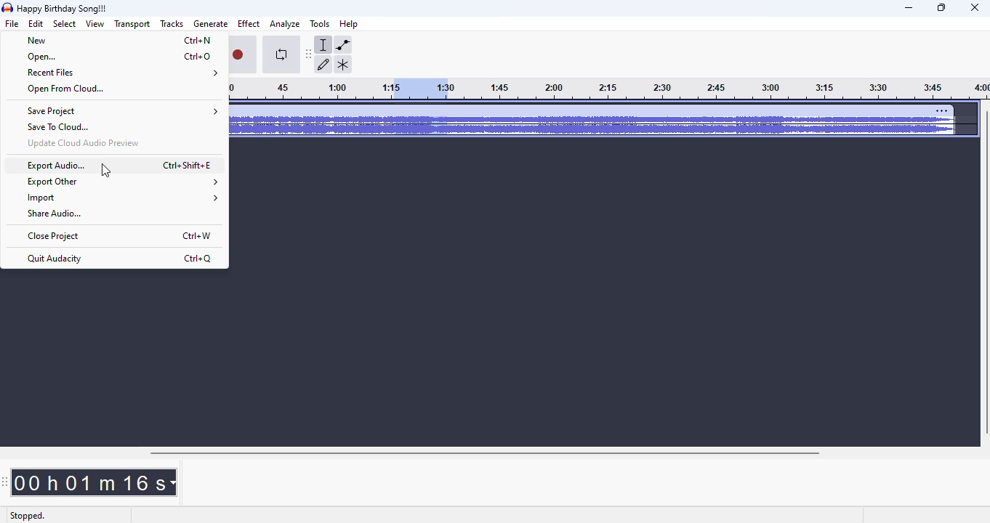 This screenshot has height=523, width=990. Describe the element at coordinates (308, 89) in the screenshot. I see `Timeline` at that location.